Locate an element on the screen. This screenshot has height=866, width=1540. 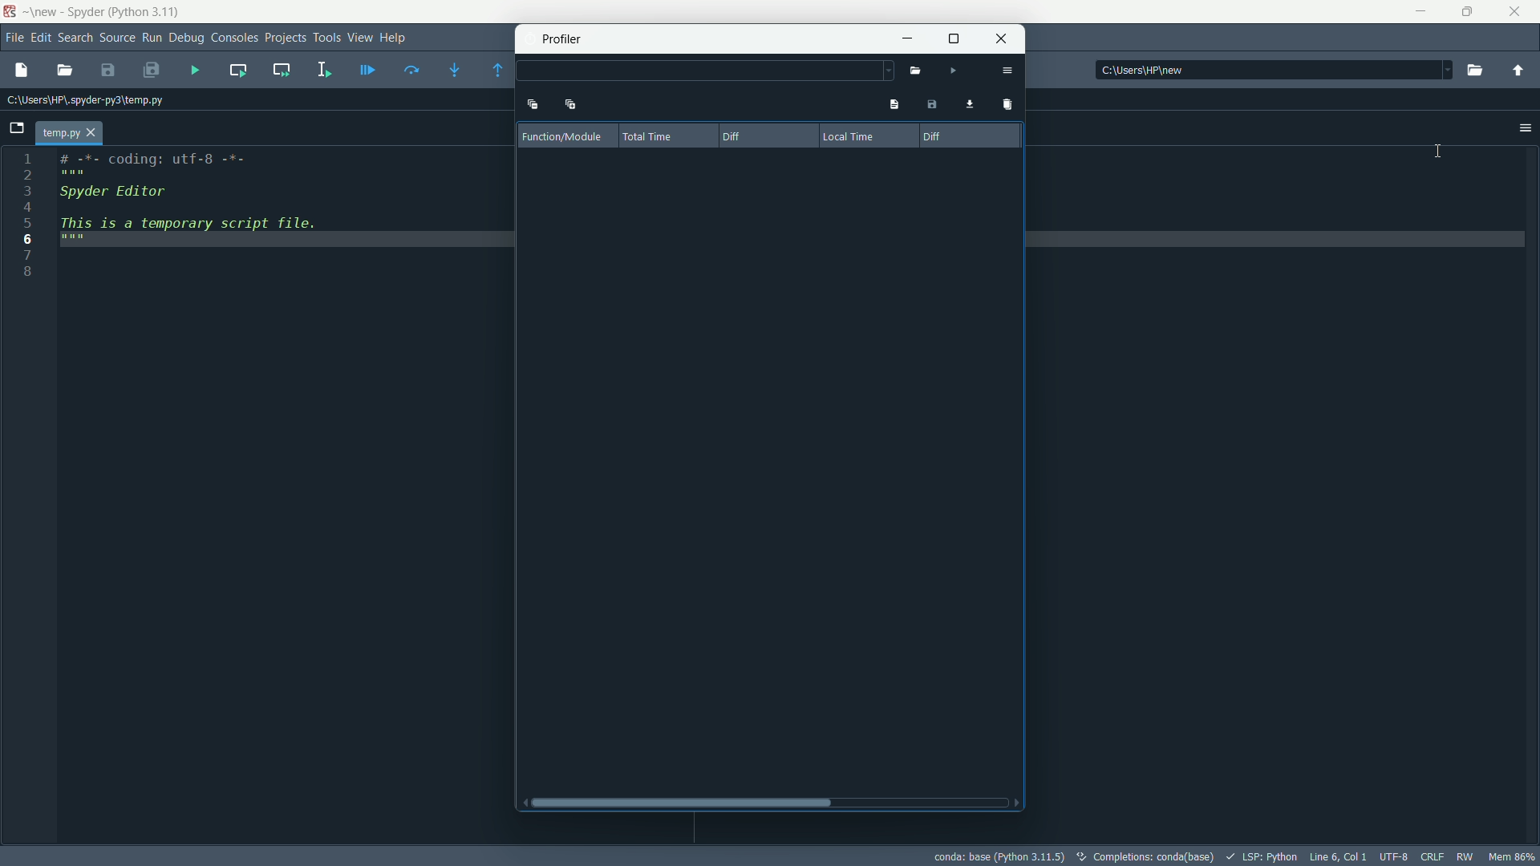
1 is located at coordinates (28, 158).